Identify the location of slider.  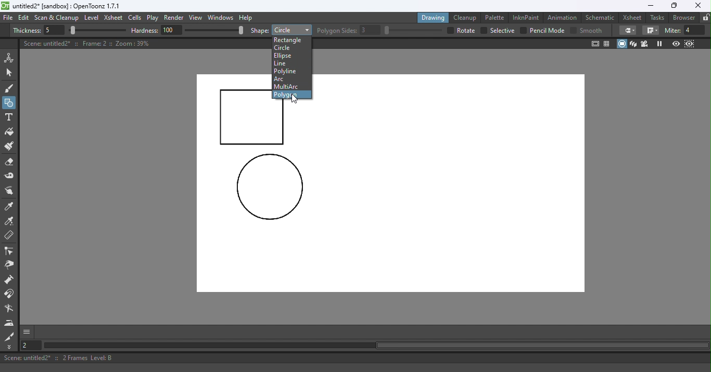
(413, 30).